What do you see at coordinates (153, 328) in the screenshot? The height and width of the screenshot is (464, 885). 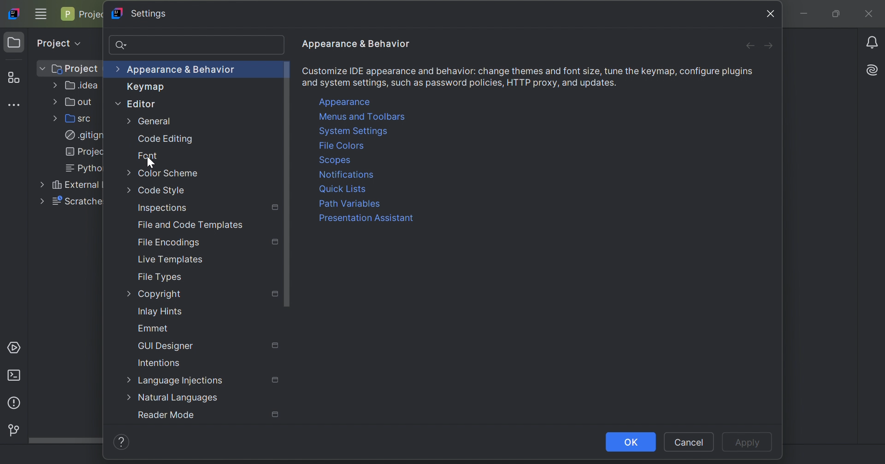 I see `Emmet` at bounding box center [153, 328].